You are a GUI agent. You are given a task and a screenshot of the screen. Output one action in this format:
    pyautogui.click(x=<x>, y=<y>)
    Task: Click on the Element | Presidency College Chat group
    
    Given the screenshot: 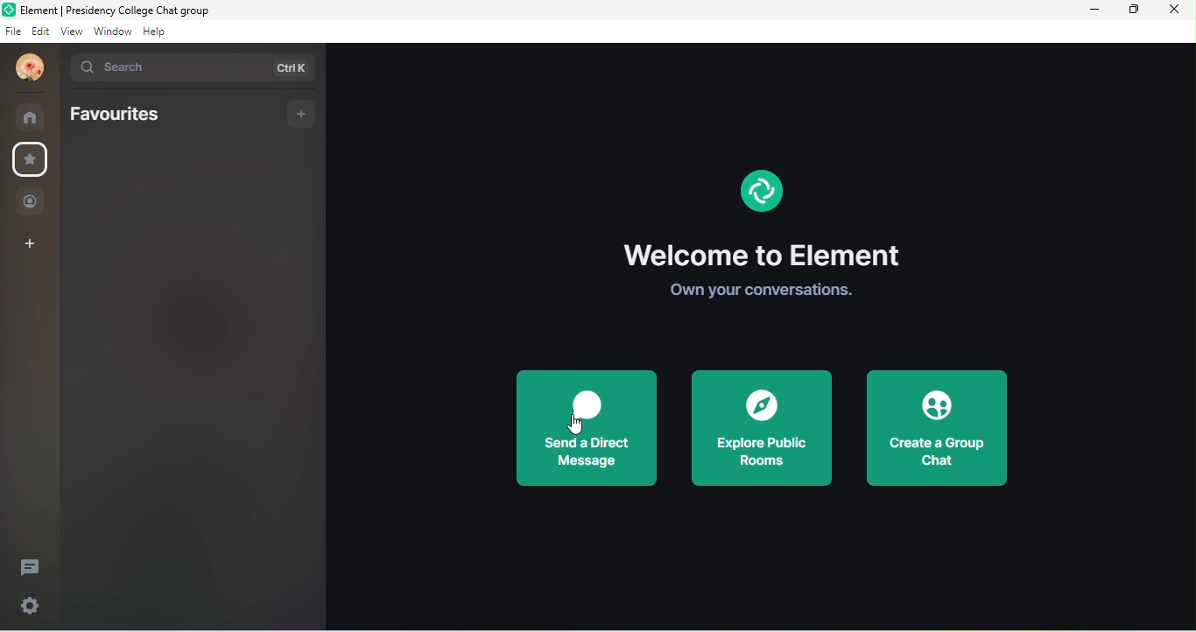 What is the action you would take?
    pyautogui.click(x=117, y=11)
    